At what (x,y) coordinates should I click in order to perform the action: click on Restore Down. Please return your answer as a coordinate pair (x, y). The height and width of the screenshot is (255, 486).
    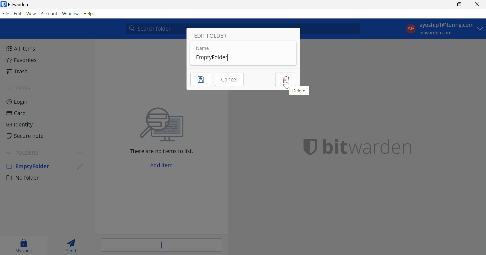
    Looking at the image, I should click on (460, 4).